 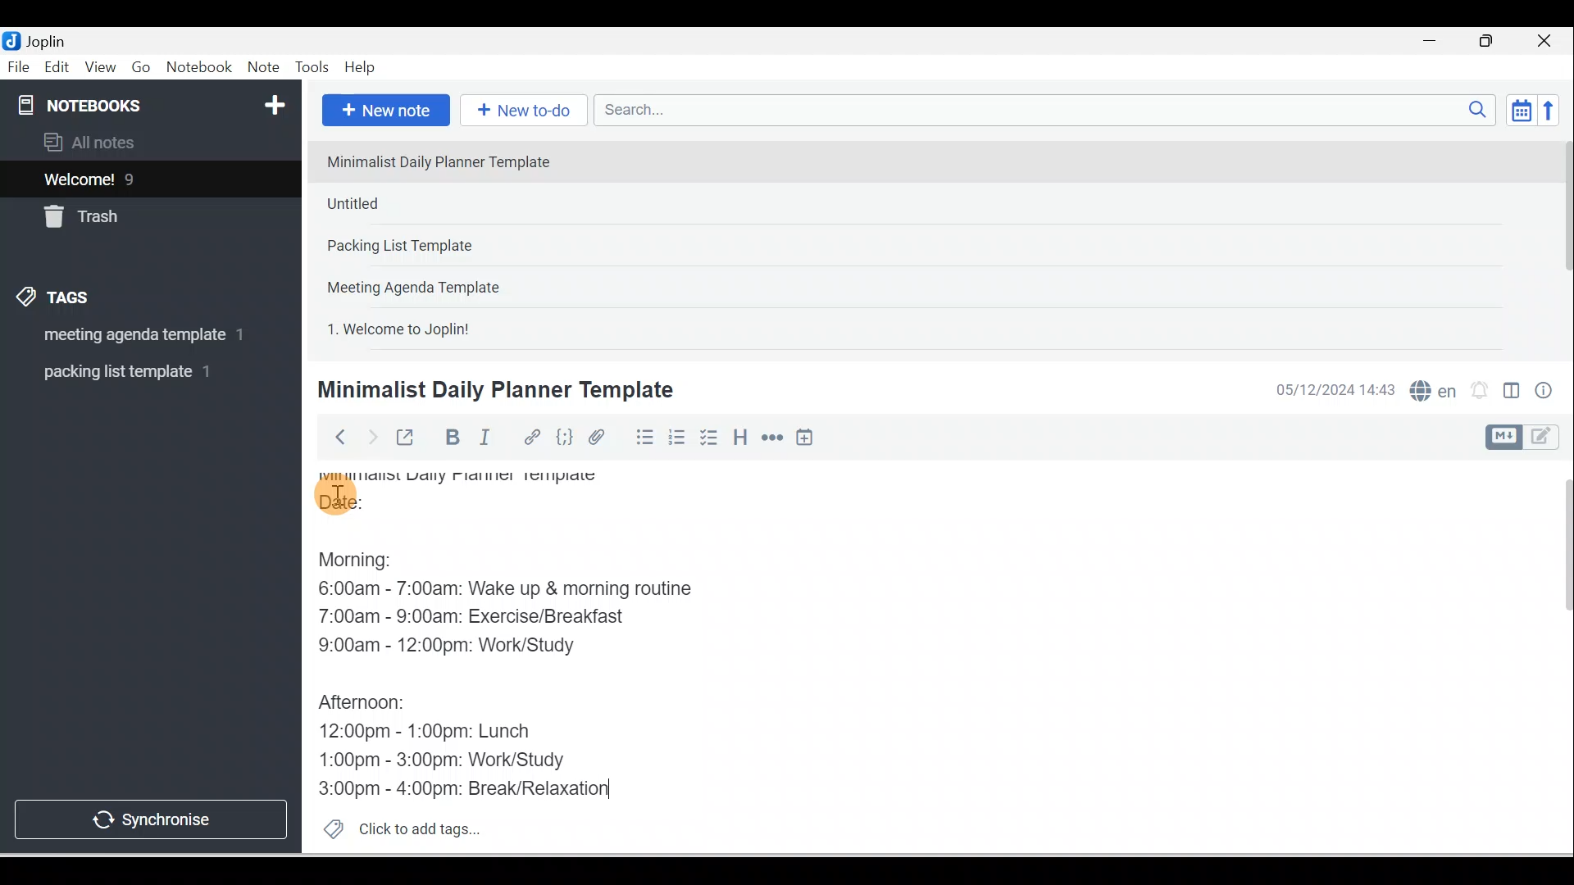 What do you see at coordinates (453, 648) in the screenshot?
I see `9:00am - 12:00pm: Work/Study` at bounding box center [453, 648].